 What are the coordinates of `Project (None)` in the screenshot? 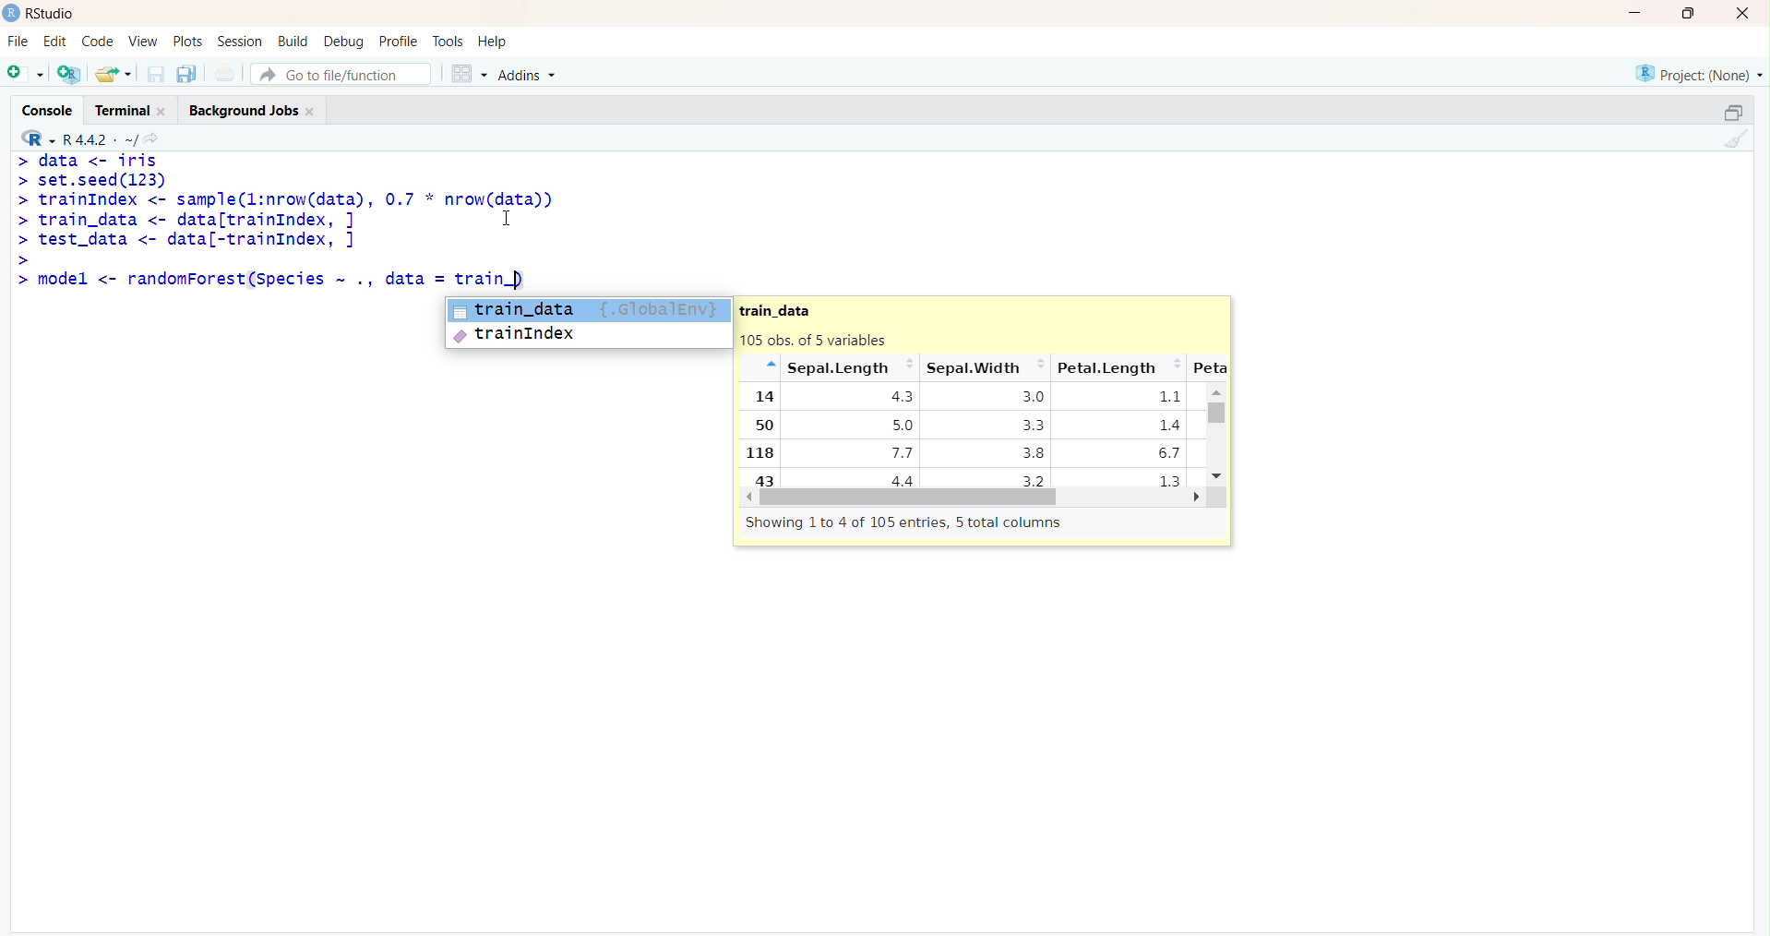 It's located at (1697, 73).